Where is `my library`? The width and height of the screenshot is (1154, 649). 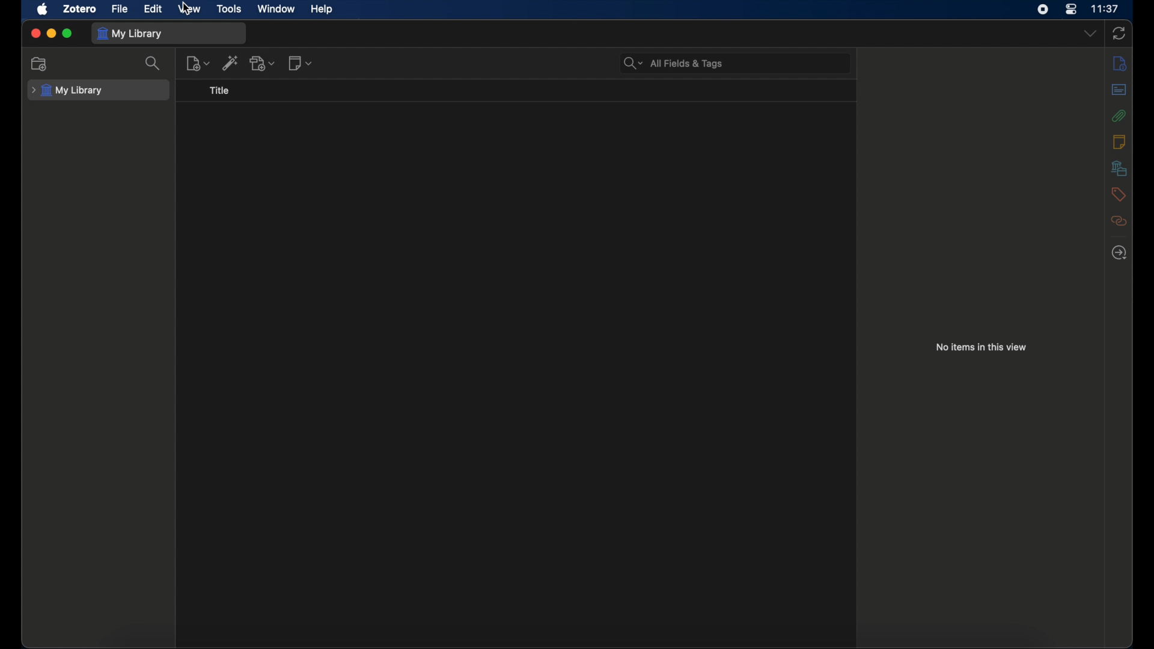 my library is located at coordinates (67, 90).